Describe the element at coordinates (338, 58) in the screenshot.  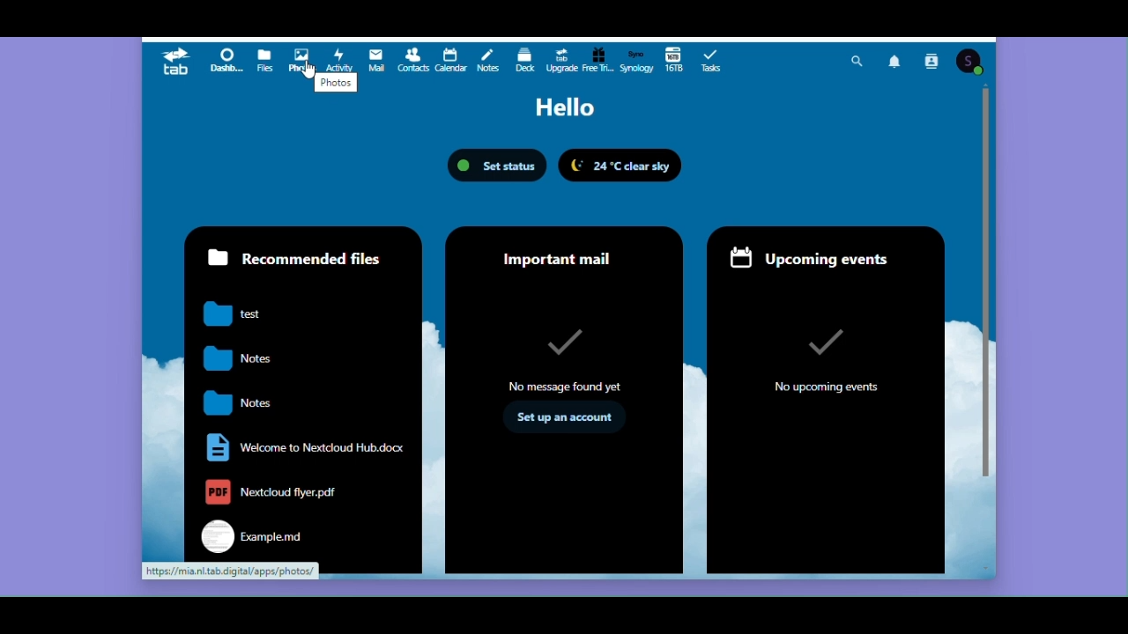
I see `Activity` at that location.